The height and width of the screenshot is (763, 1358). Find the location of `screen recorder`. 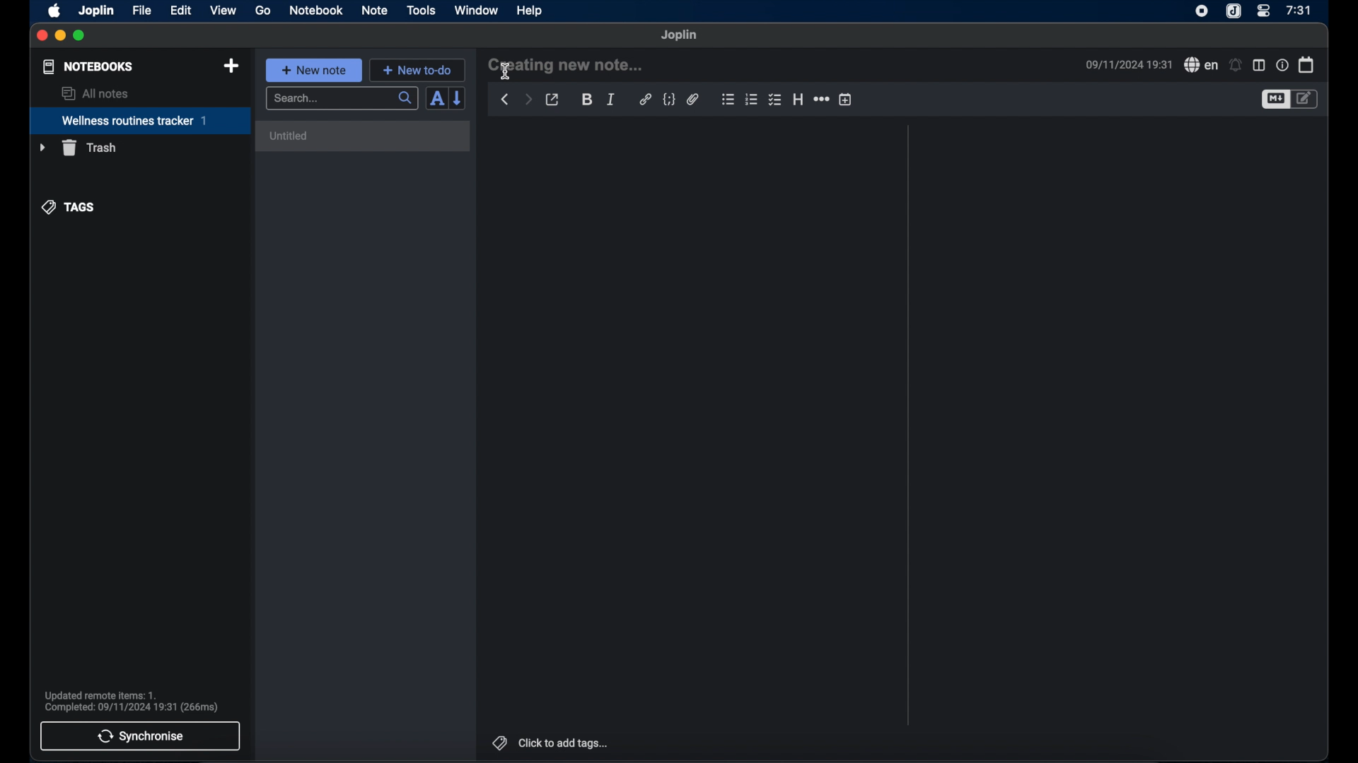

screen recorder is located at coordinates (1202, 11).